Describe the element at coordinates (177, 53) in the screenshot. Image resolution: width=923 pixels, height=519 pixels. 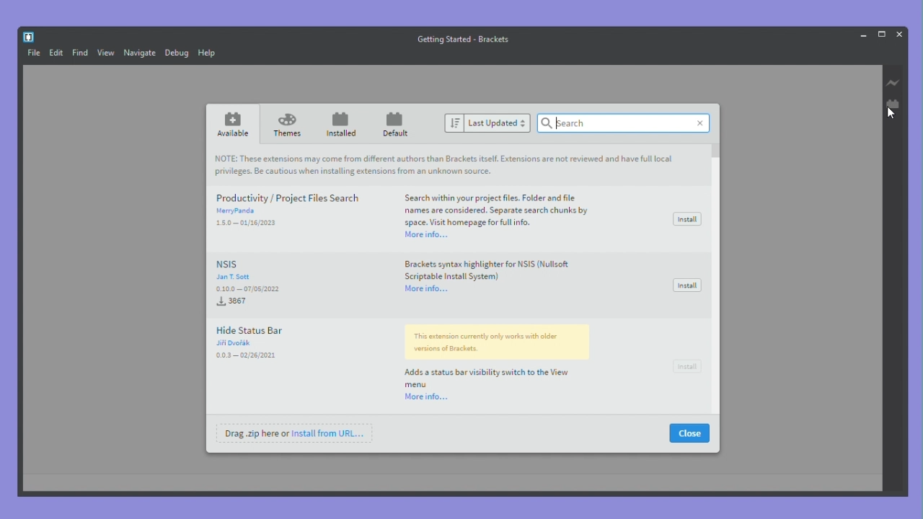
I see `debug` at that location.